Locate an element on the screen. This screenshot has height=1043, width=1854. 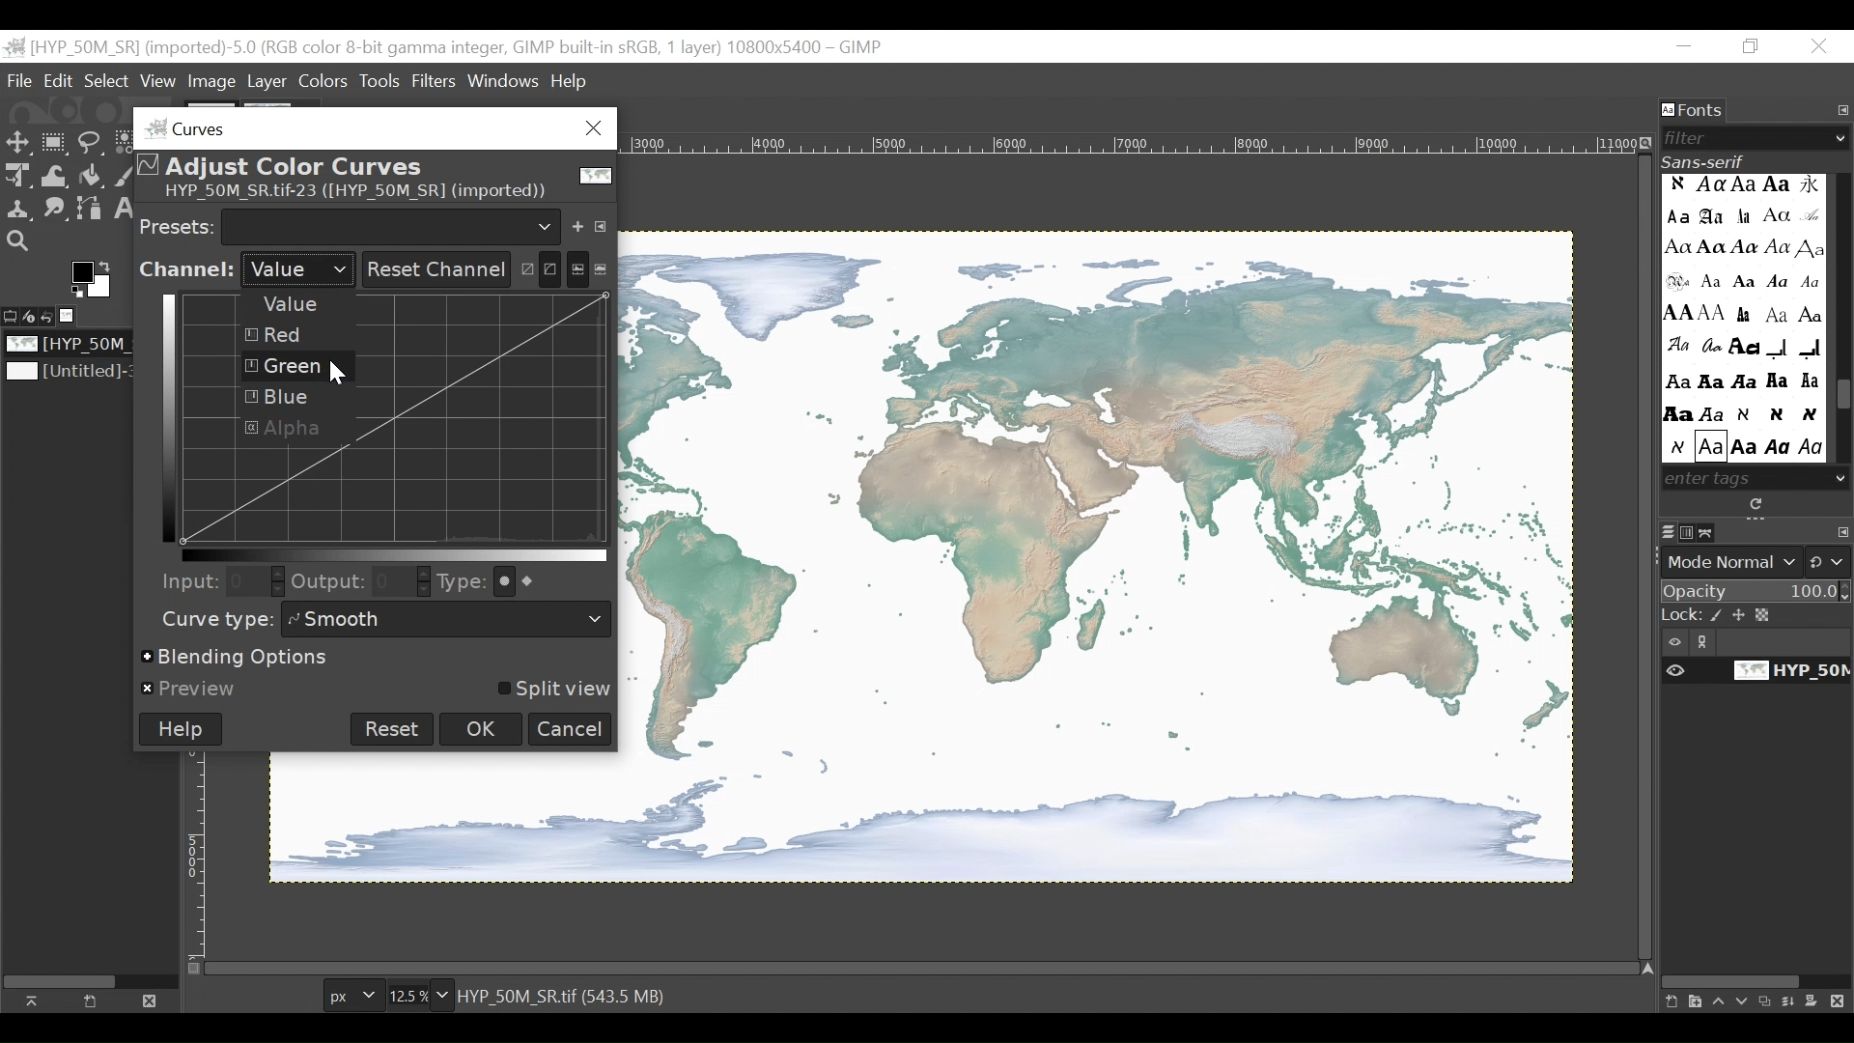
Field is located at coordinates (403, 582).